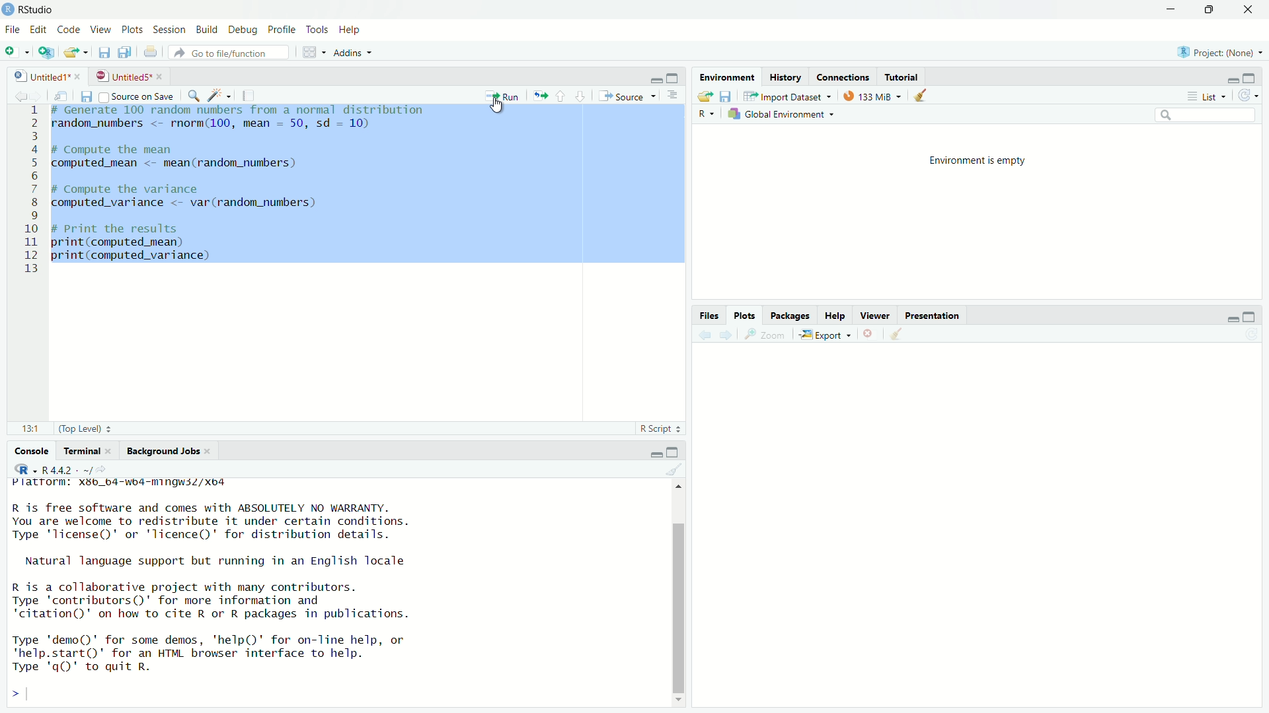 This screenshot has height=713, width=1269. Describe the element at coordinates (1256, 78) in the screenshot. I see `maximize` at that location.